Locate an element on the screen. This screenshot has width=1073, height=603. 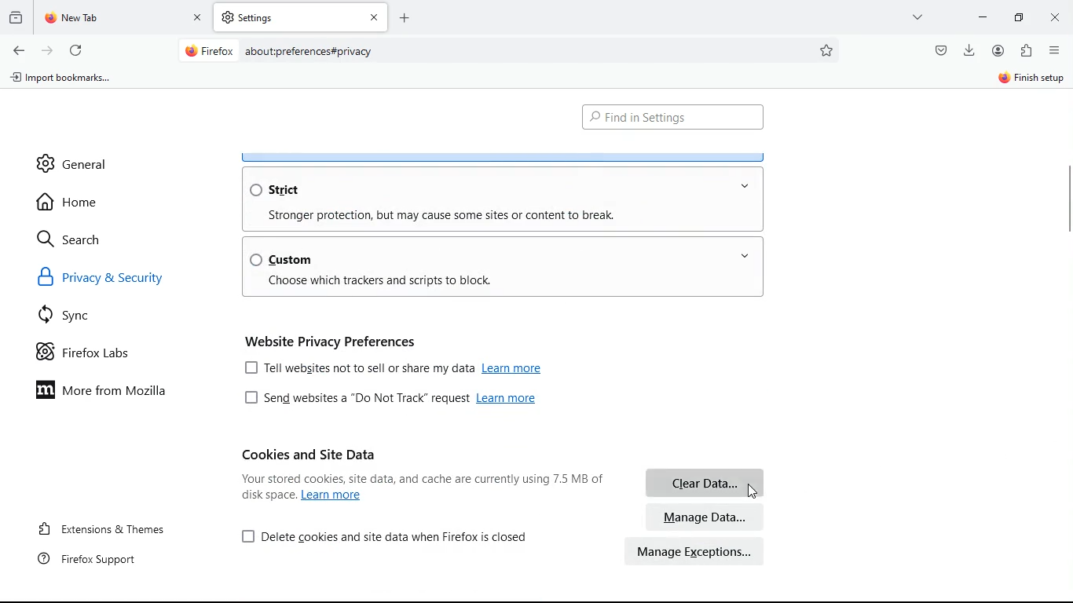
custom is located at coordinates (284, 259).